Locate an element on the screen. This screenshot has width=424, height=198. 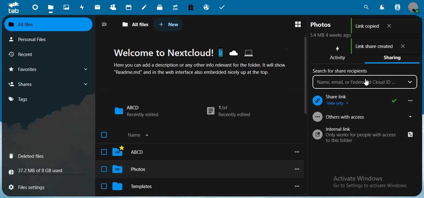
deleted files is located at coordinates (28, 157).